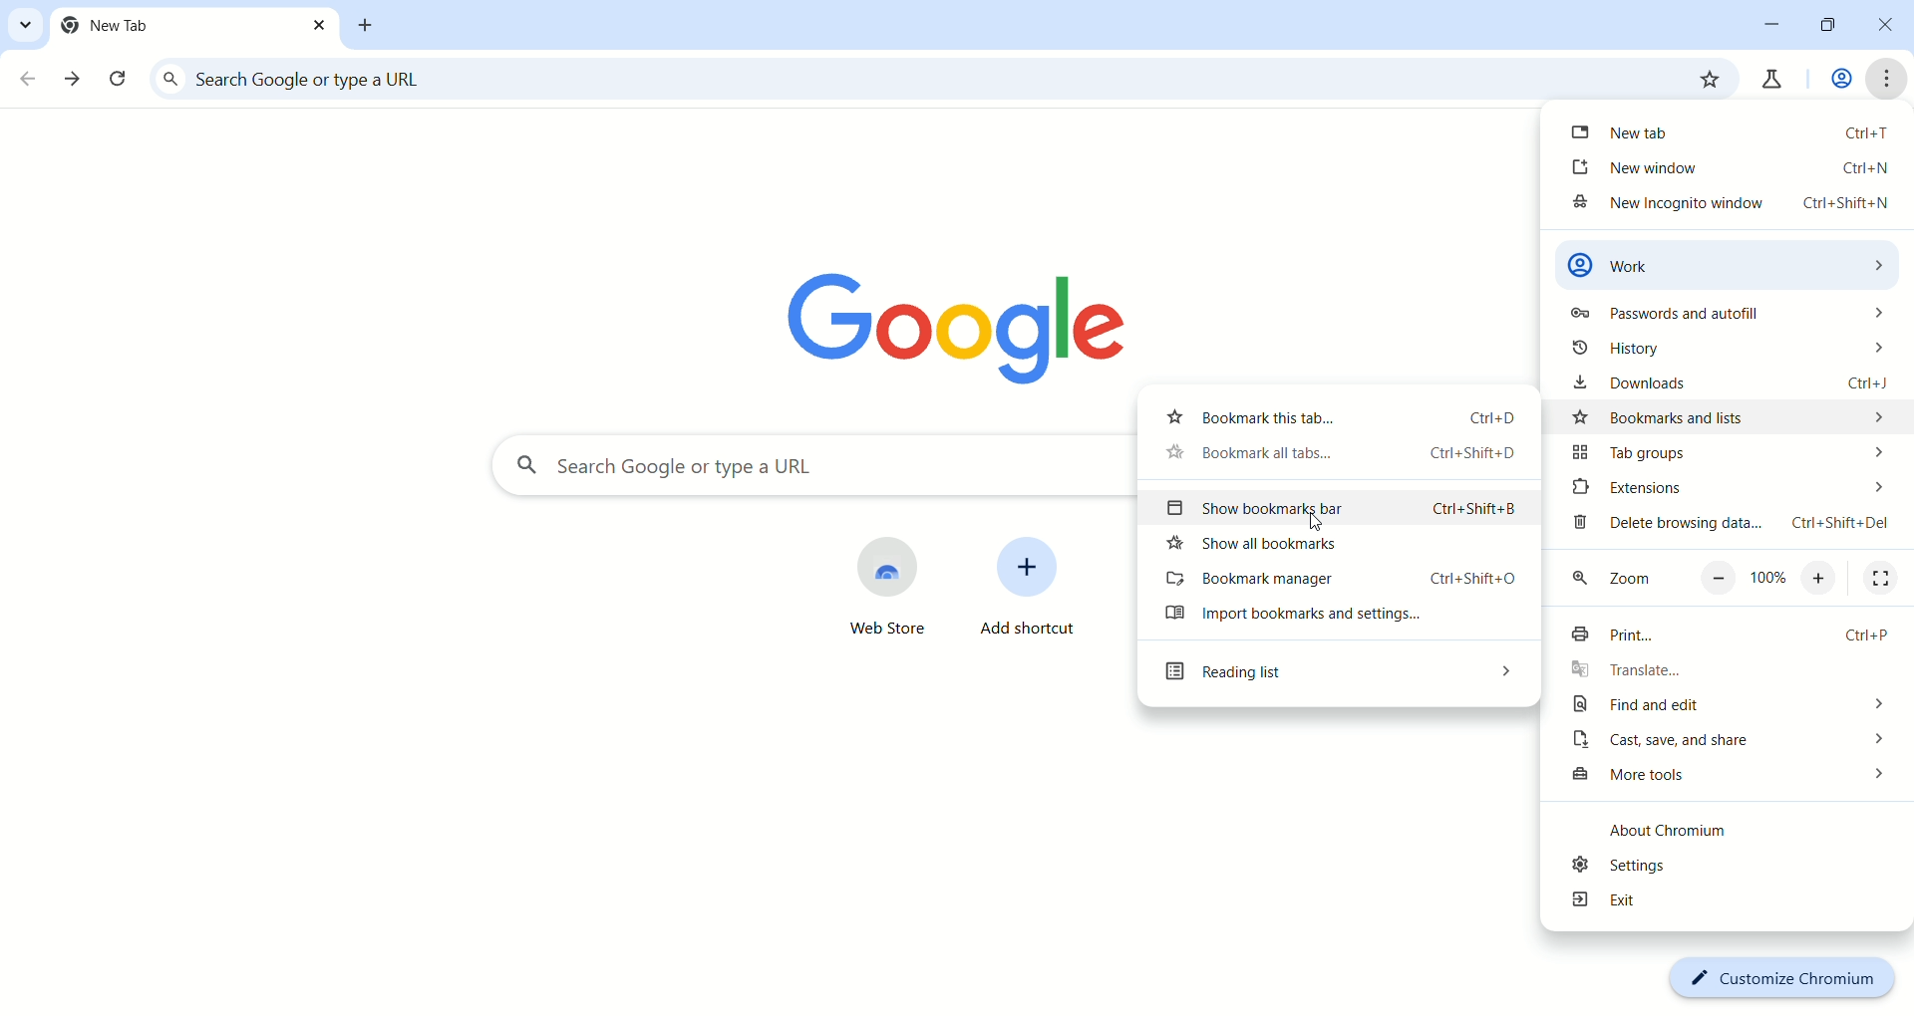  I want to click on customize and control chrome, so click(1889, 79).